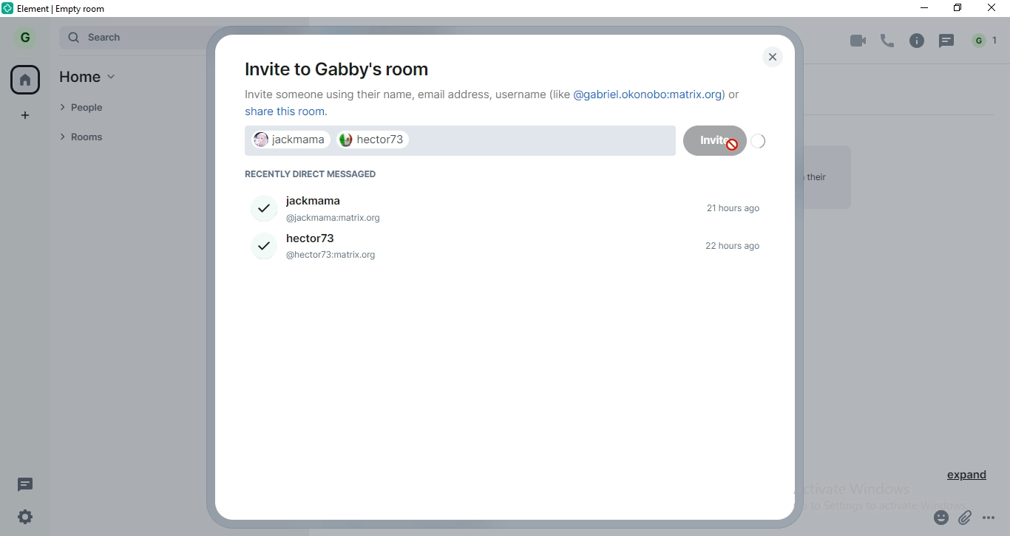 This screenshot has height=536, width=1010. Describe the element at coordinates (21, 520) in the screenshot. I see `settings` at that location.